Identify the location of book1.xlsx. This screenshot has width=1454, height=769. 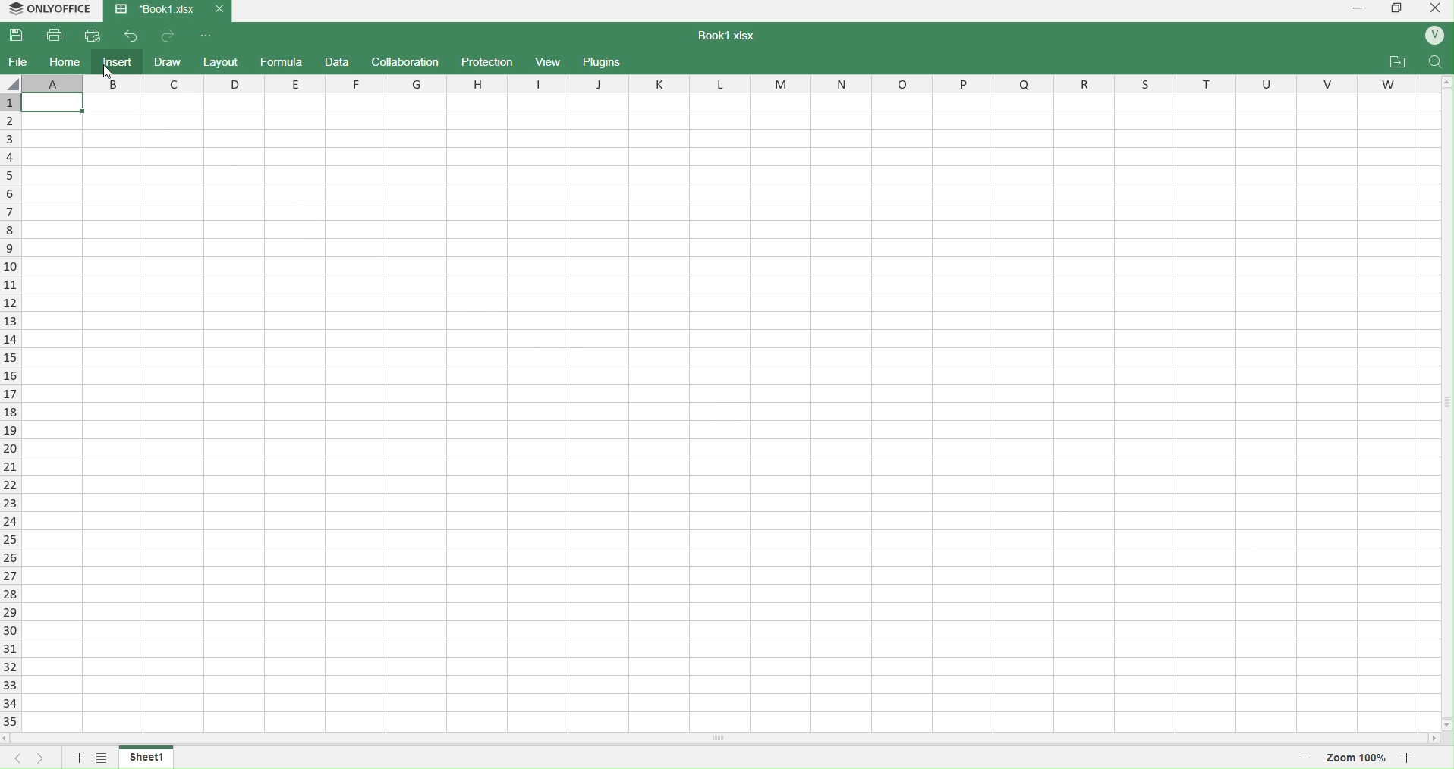
(735, 37).